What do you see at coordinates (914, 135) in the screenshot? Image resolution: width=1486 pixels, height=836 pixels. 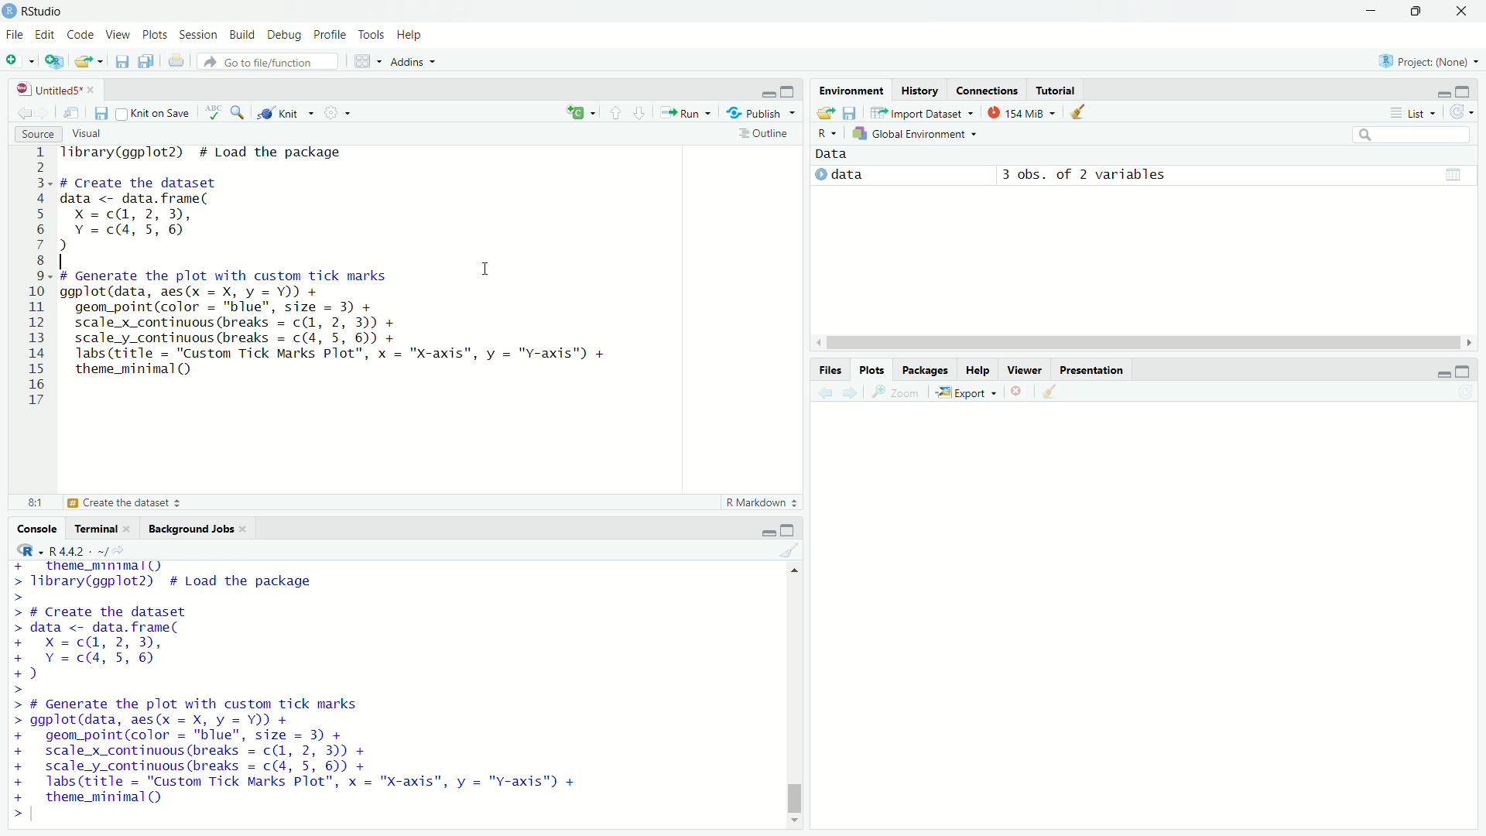 I see `global environment` at bounding box center [914, 135].